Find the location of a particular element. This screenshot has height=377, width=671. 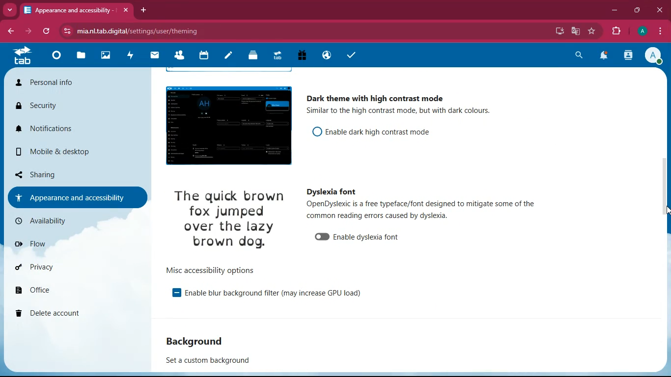

off is located at coordinates (313, 132).